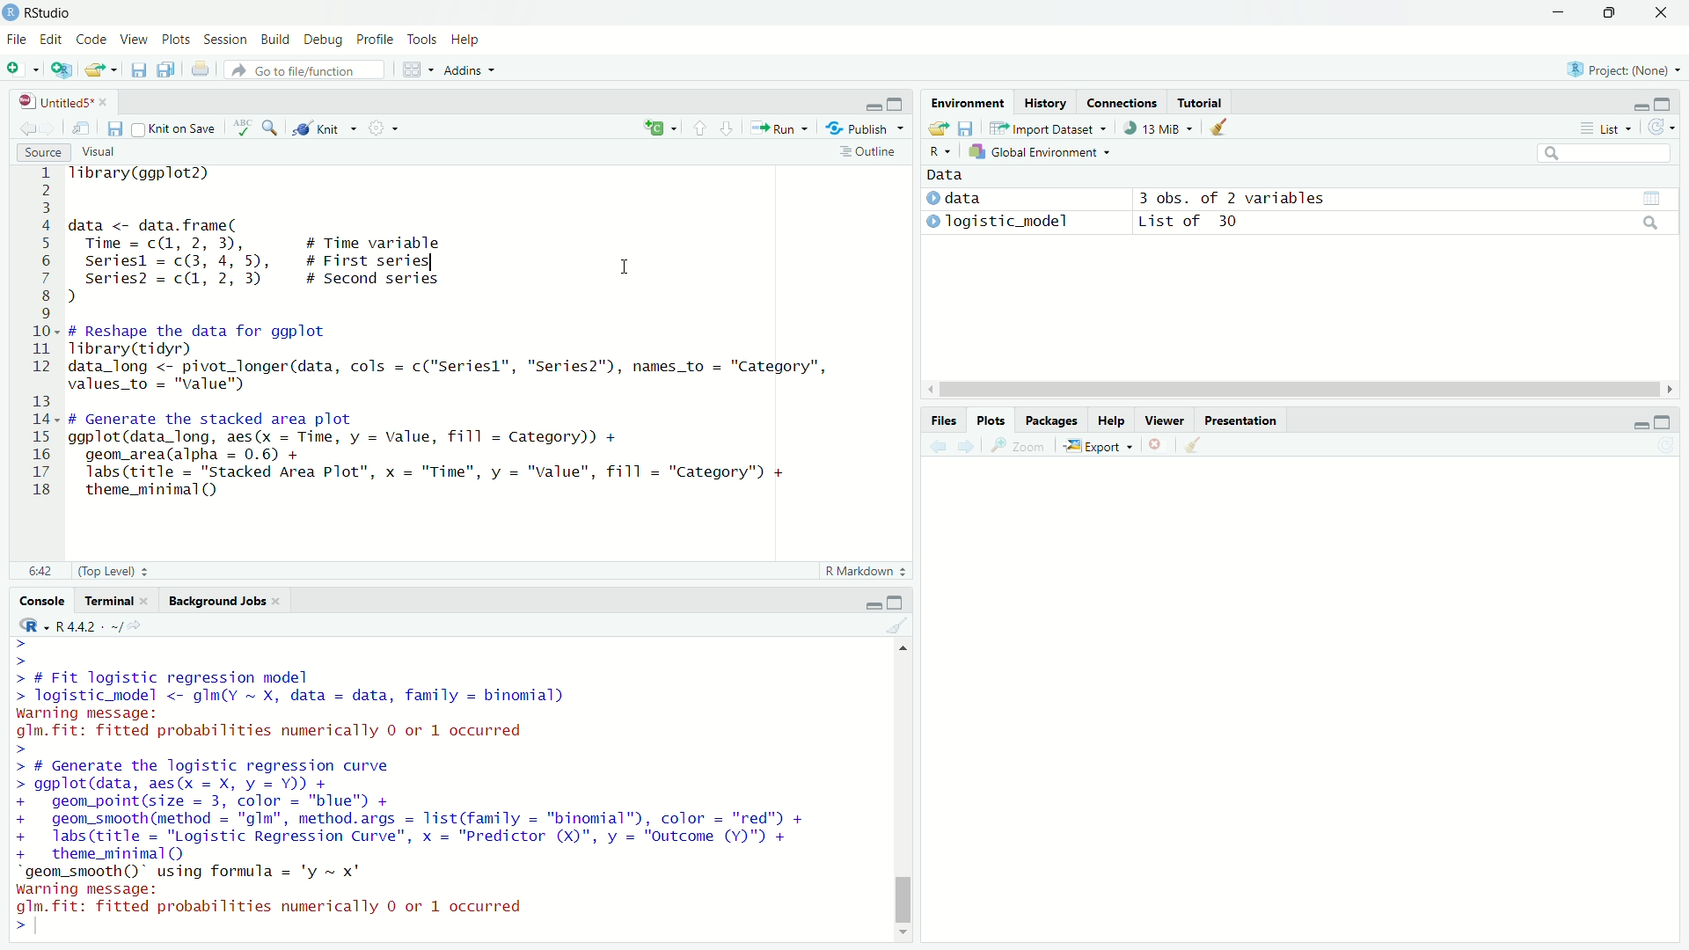 This screenshot has width=1689, height=950. I want to click on add, so click(21, 69).